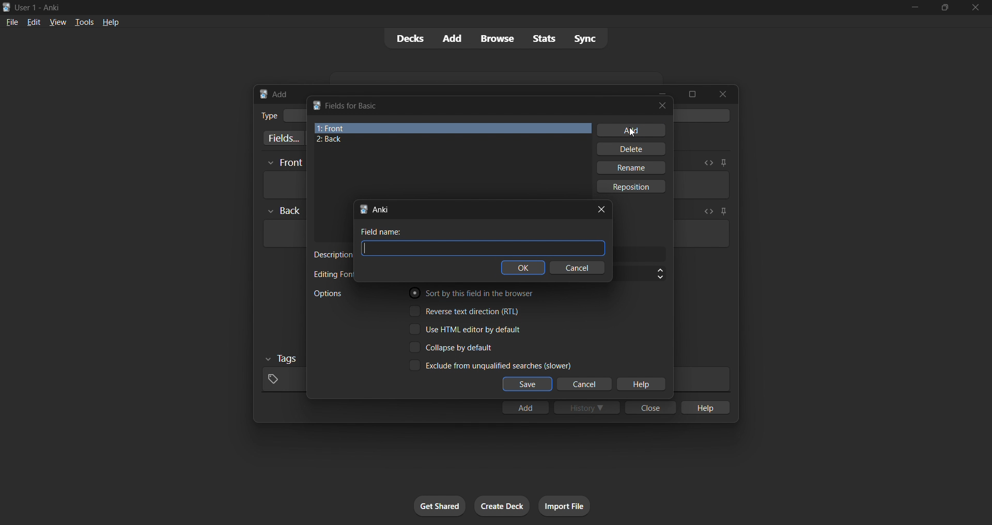 This screenshot has width=992, height=525. What do you see at coordinates (284, 211) in the screenshot?
I see `` at bounding box center [284, 211].